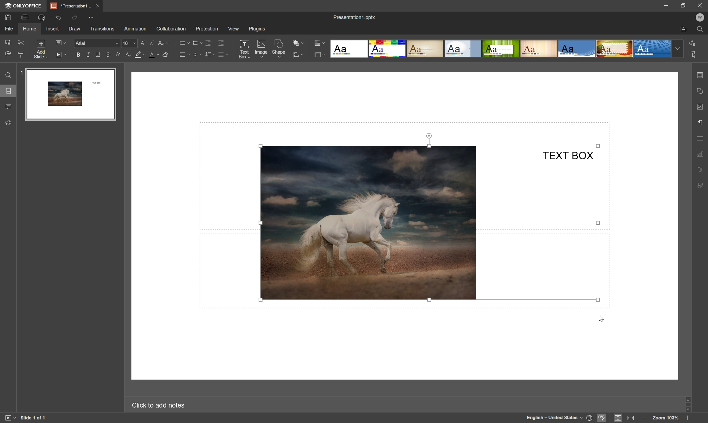 This screenshot has height=423, width=708. I want to click on Safari, so click(615, 49).